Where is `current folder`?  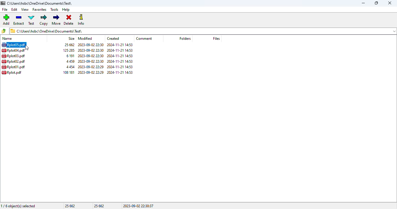 current folder is located at coordinates (203, 31).